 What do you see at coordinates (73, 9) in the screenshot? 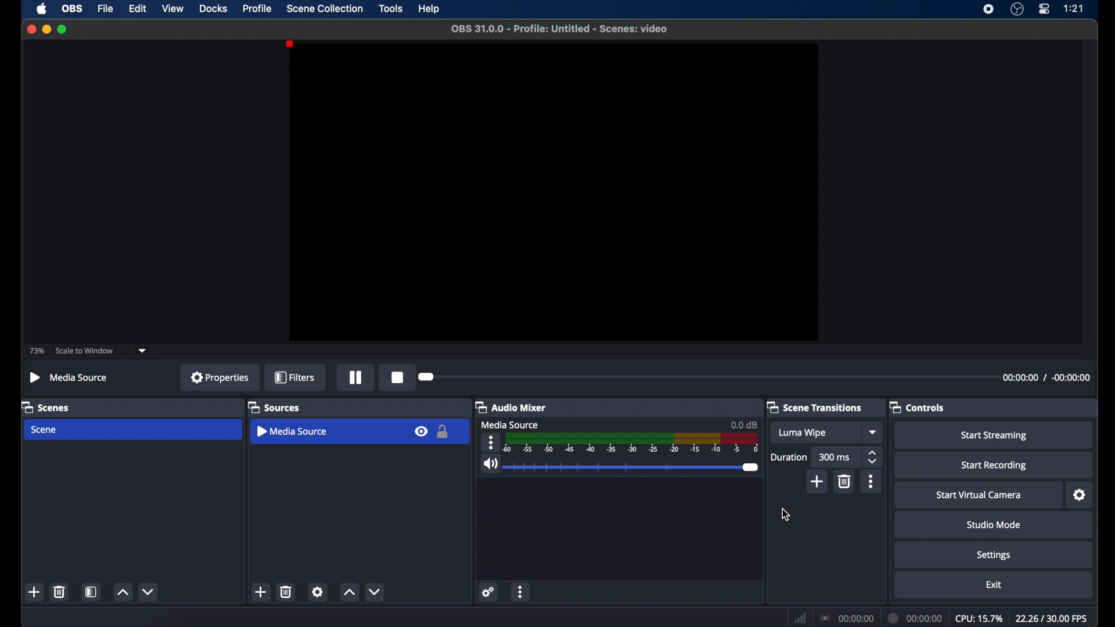
I see `obs` at bounding box center [73, 9].